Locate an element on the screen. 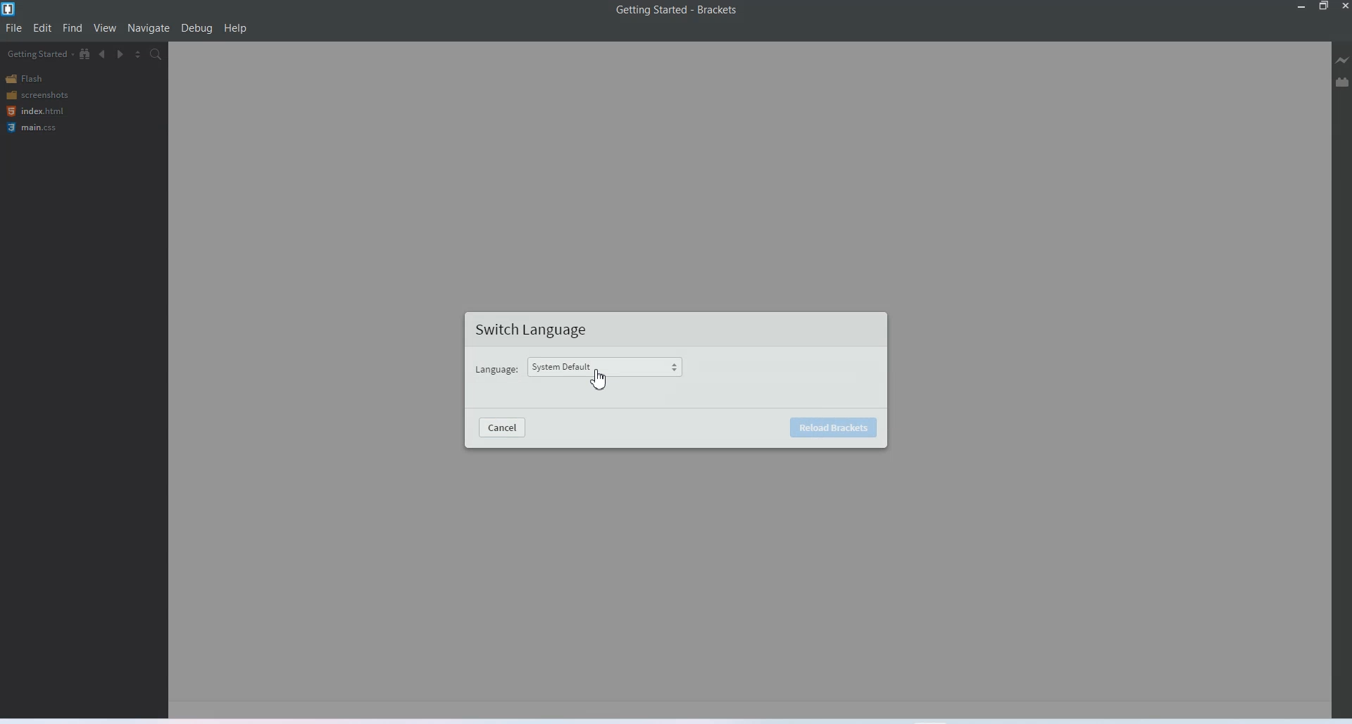 This screenshot has height=724, width=1352. Split the editor vertically and horizontally is located at coordinates (138, 55).